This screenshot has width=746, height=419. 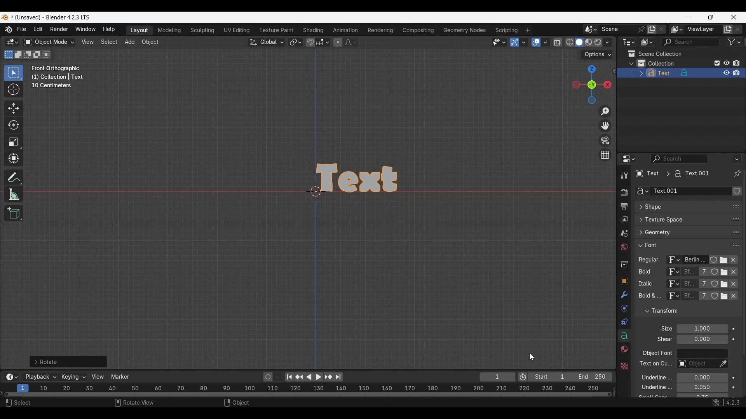 I want to click on Show gizmo, so click(x=514, y=42).